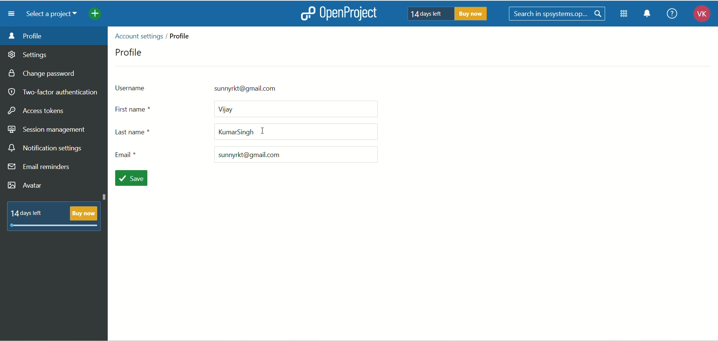 The width and height of the screenshot is (718, 341). Describe the element at coordinates (353, 14) in the screenshot. I see `openproject` at that location.